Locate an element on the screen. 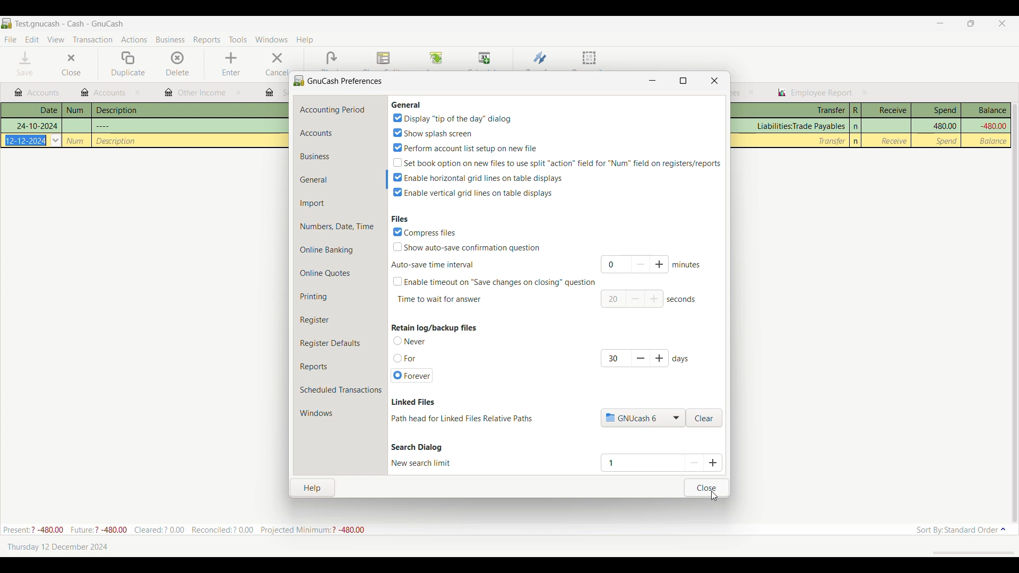  sec is located at coordinates (683, 299).